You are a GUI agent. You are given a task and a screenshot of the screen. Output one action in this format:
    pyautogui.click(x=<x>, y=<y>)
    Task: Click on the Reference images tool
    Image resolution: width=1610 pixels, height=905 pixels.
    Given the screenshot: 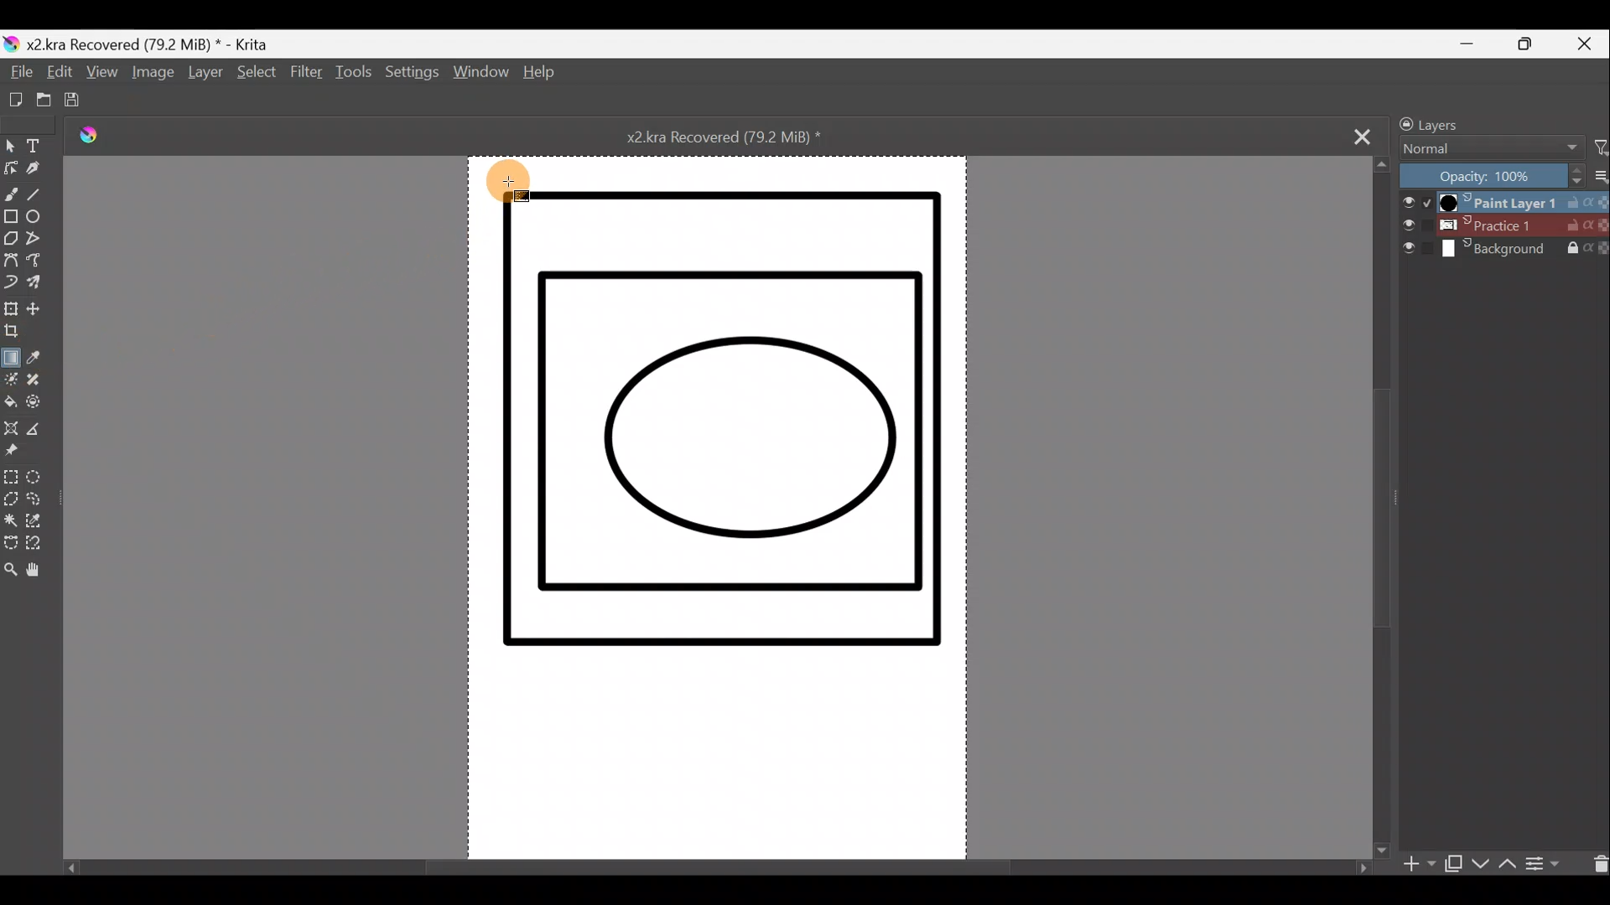 What is the action you would take?
    pyautogui.click(x=12, y=457)
    